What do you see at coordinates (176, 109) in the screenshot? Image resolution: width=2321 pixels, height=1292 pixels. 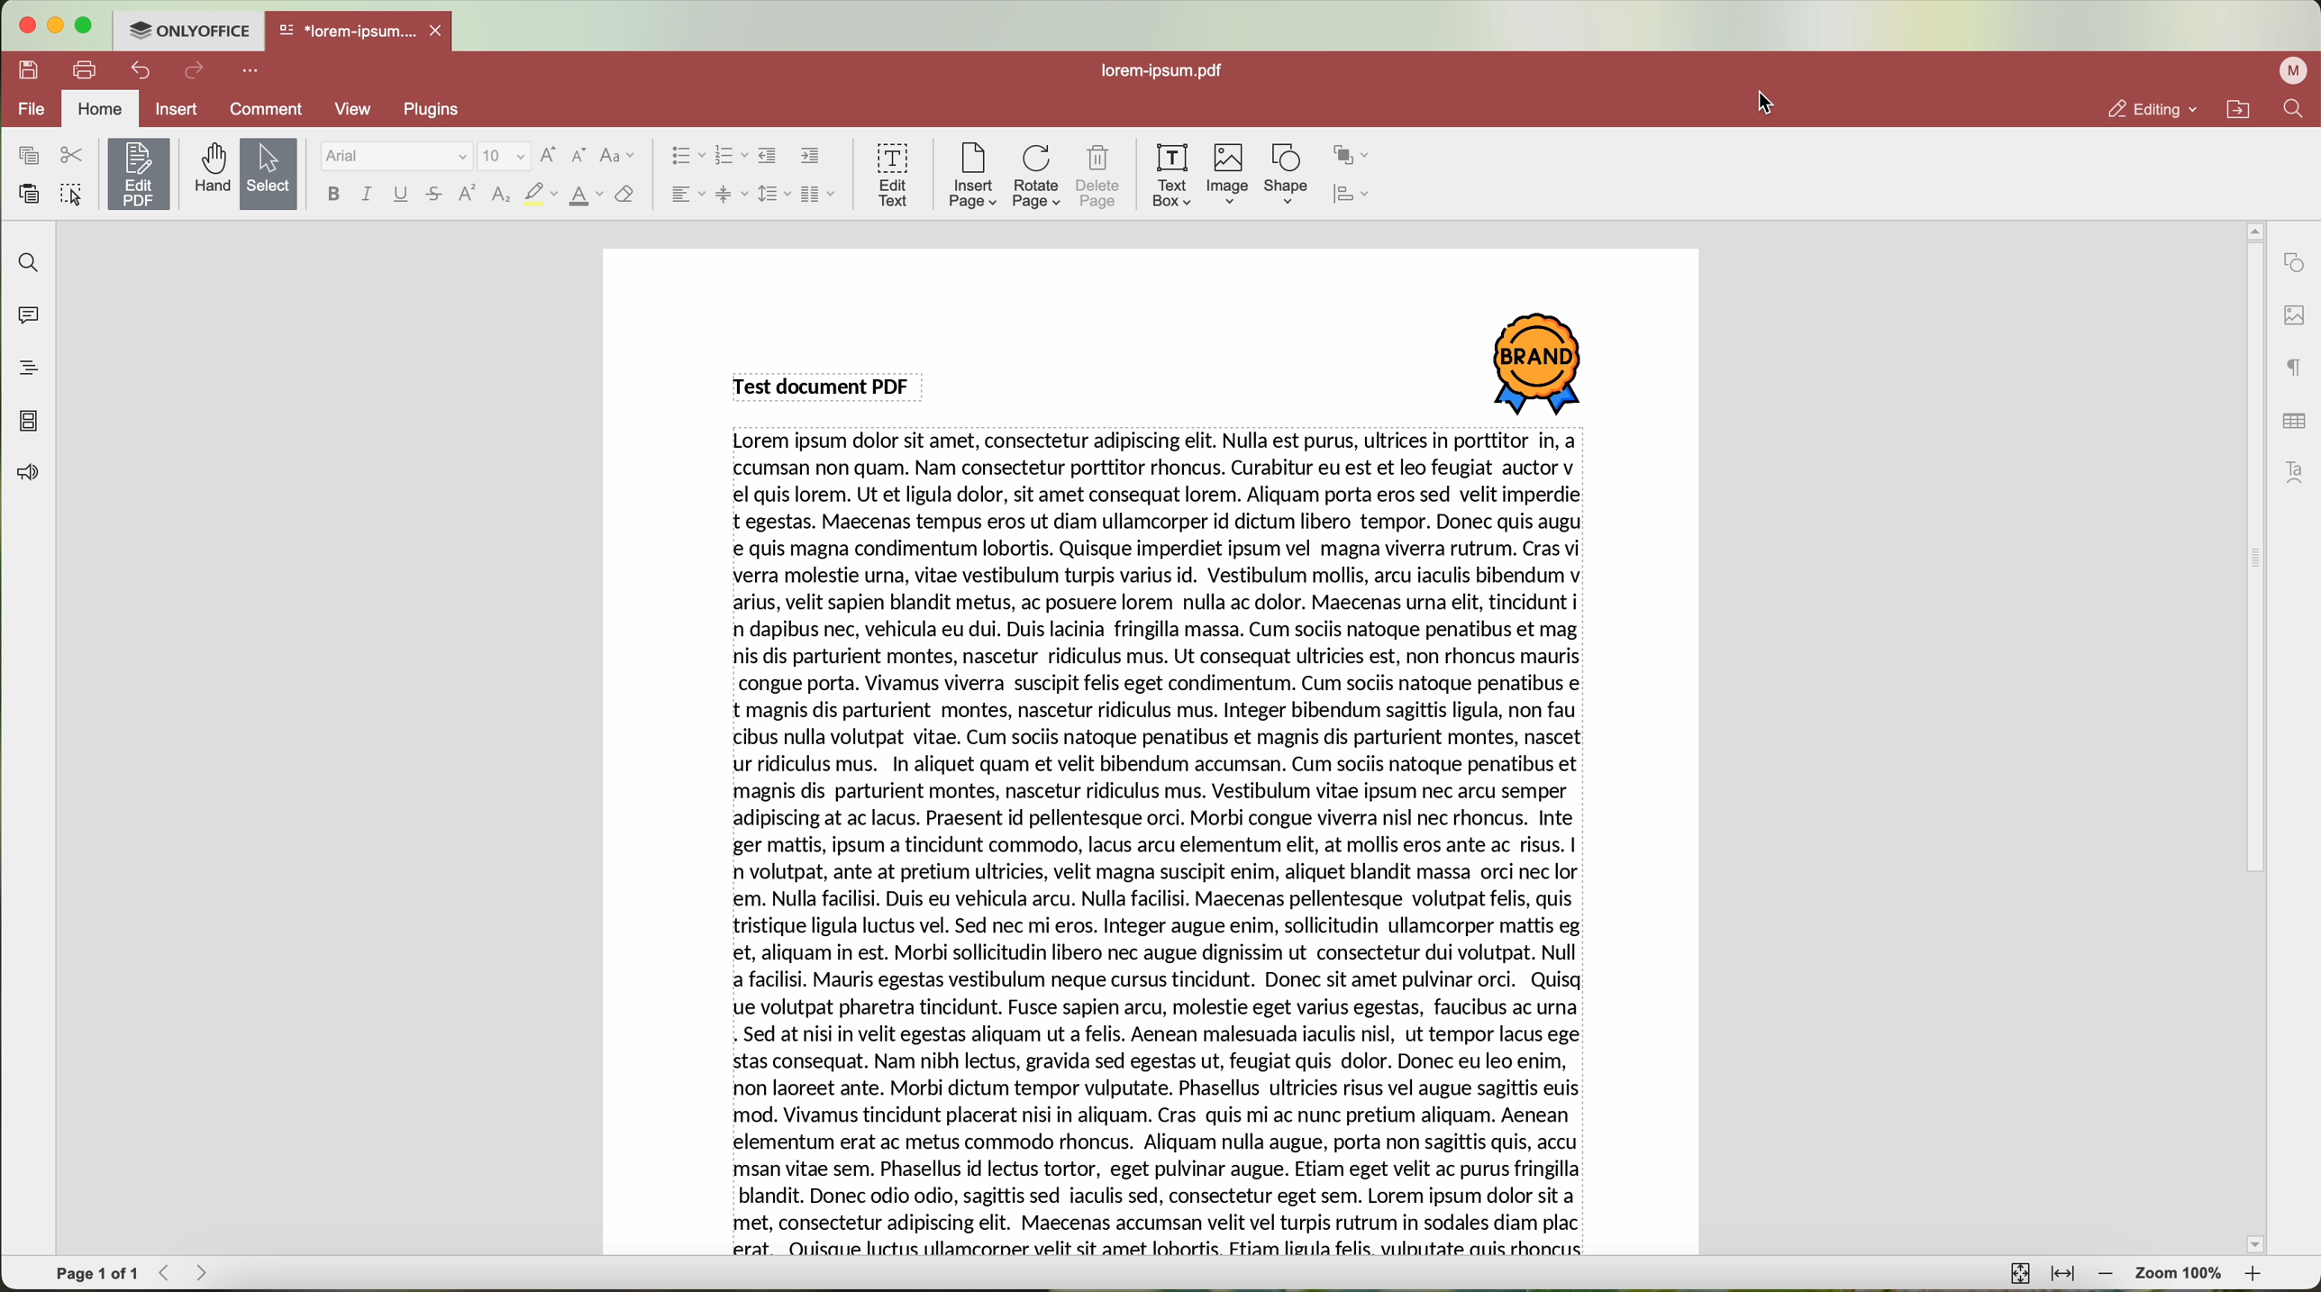 I see `insert` at bounding box center [176, 109].